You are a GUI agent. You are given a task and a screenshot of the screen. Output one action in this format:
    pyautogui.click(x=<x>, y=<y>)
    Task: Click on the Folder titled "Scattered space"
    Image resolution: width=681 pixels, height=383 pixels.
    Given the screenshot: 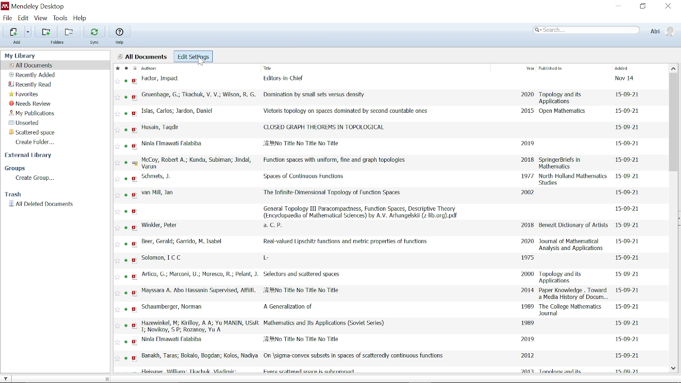 What is the action you would take?
    pyautogui.click(x=38, y=133)
    